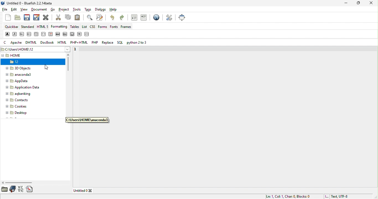 The height and width of the screenshot is (199, 378). I want to click on 12, so click(19, 62).